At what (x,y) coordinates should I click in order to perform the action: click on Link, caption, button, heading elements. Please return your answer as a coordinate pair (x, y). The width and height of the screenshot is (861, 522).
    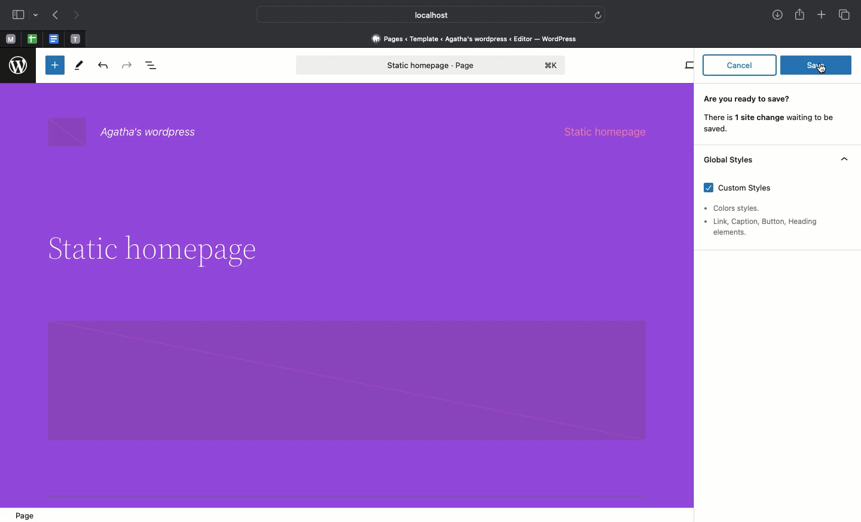
    Looking at the image, I should click on (765, 227).